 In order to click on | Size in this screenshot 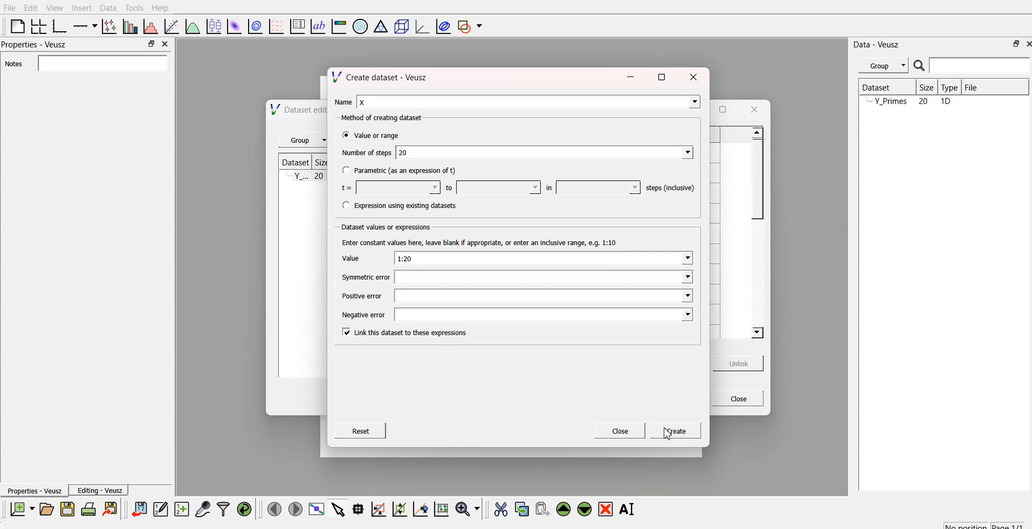, I will do `click(924, 87)`.